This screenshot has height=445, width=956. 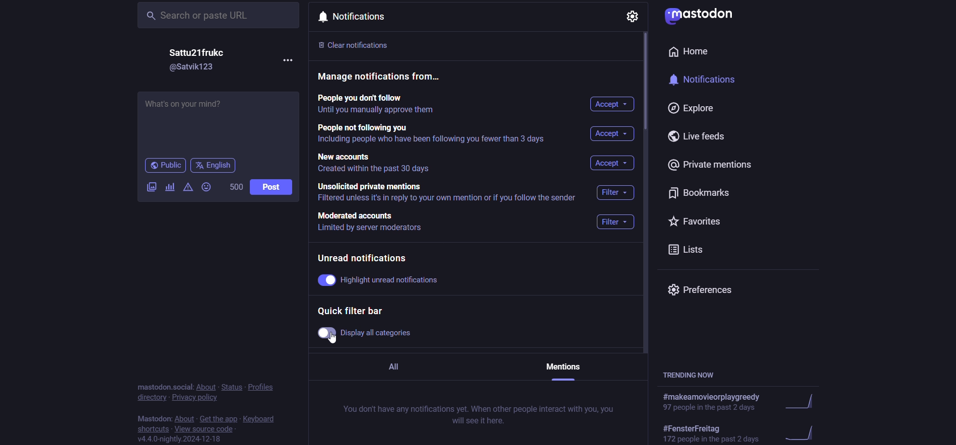 What do you see at coordinates (363, 44) in the screenshot?
I see `Clear notifications` at bounding box center [363, 44].